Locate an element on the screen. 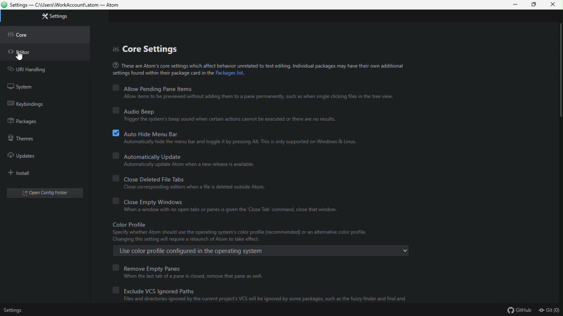  install is located at coordinates (45, 174).